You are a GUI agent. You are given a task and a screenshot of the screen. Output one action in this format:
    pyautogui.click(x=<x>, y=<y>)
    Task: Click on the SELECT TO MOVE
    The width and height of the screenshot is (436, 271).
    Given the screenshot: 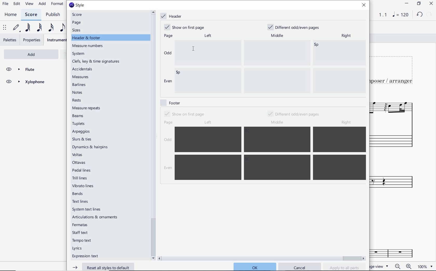 What is the action you would take?
    pyautogui.click(x=5, y=28)
    